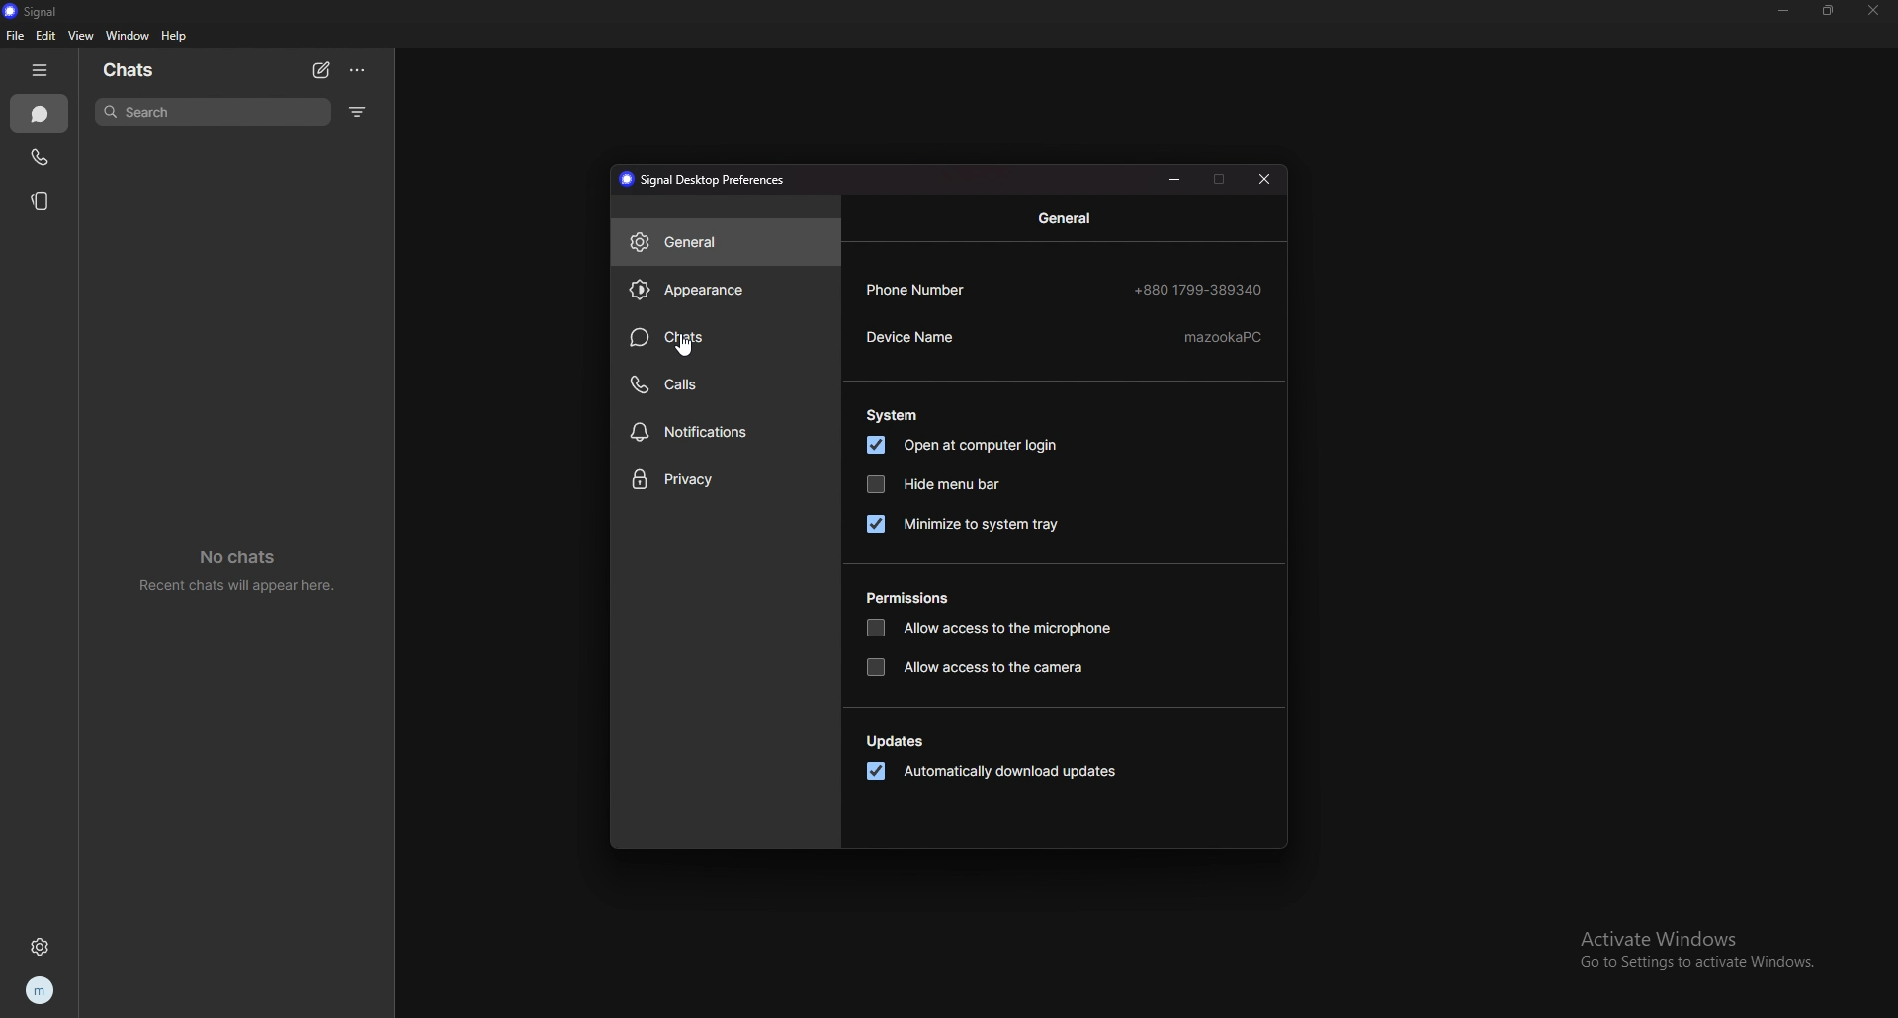 Image resolution: width=1898 pixels, height=1018 pixels. What do you see at coordinates (359, 111) in the screenshot?
I see `filter` at bounding box center [359, 111].